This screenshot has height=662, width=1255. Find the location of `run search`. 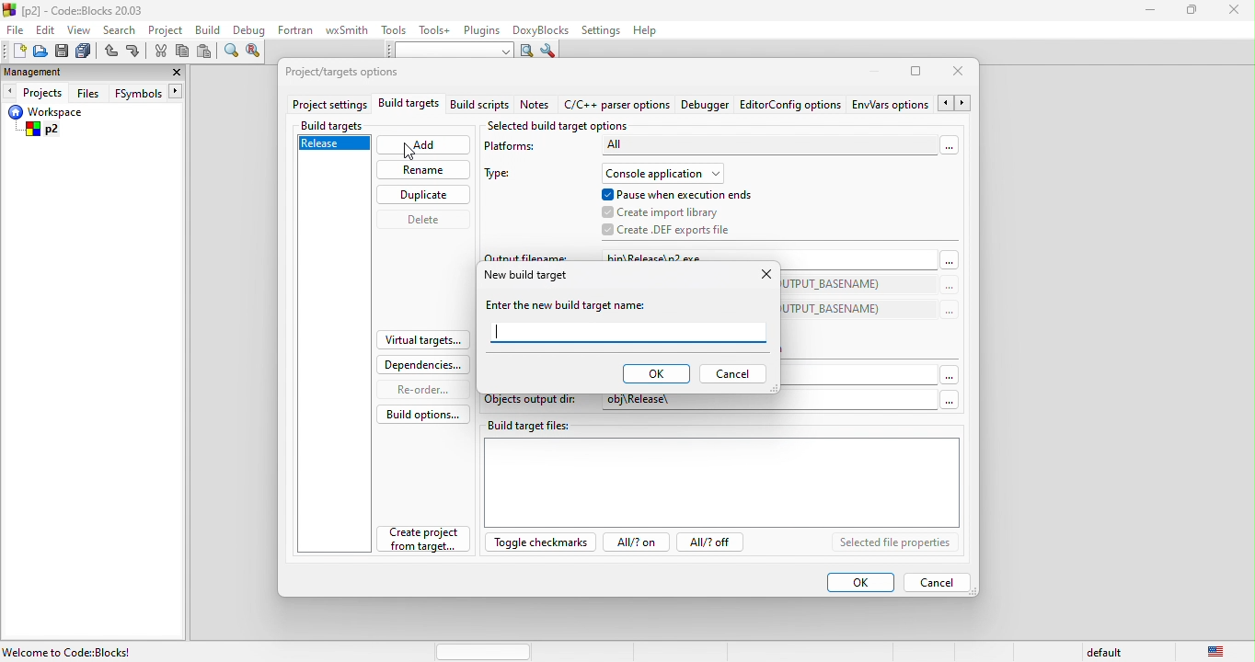

run search is located at coordinates (525, 51).